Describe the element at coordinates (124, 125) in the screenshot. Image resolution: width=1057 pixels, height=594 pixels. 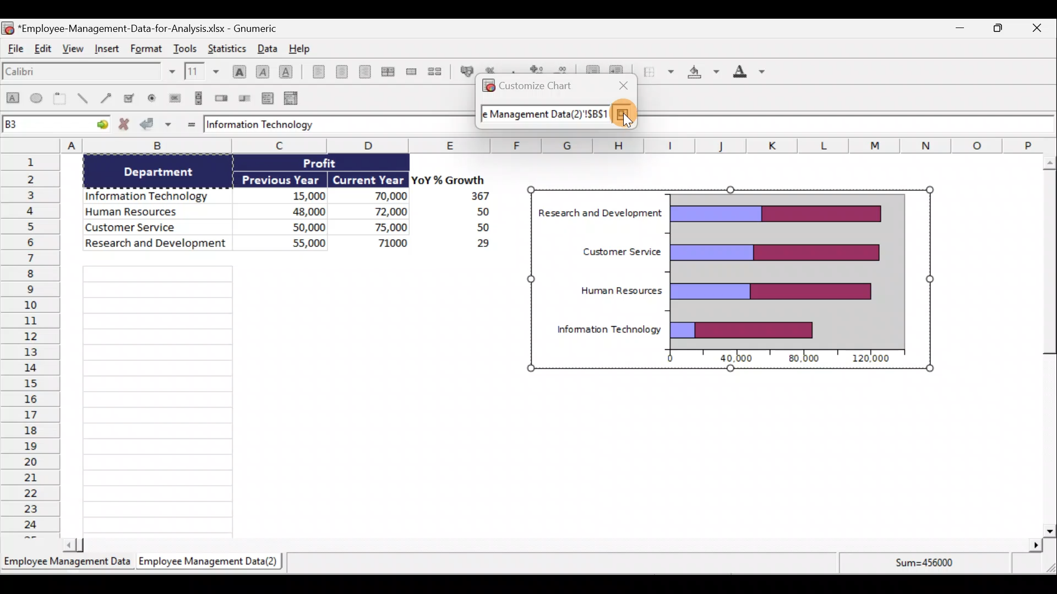
I see `Cancel change` at that location.